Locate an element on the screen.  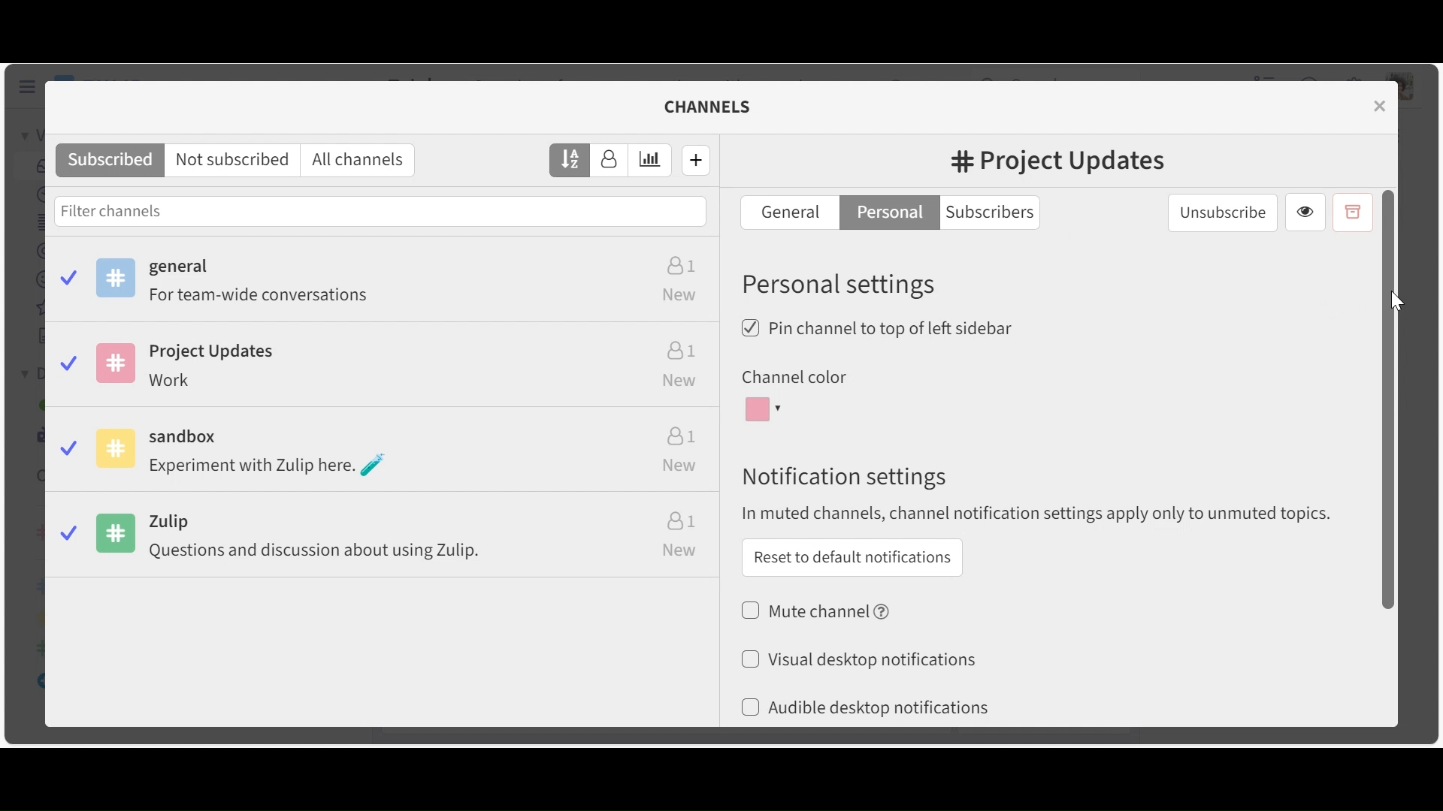
Subscribed channels is located at coordinates (386, 284).